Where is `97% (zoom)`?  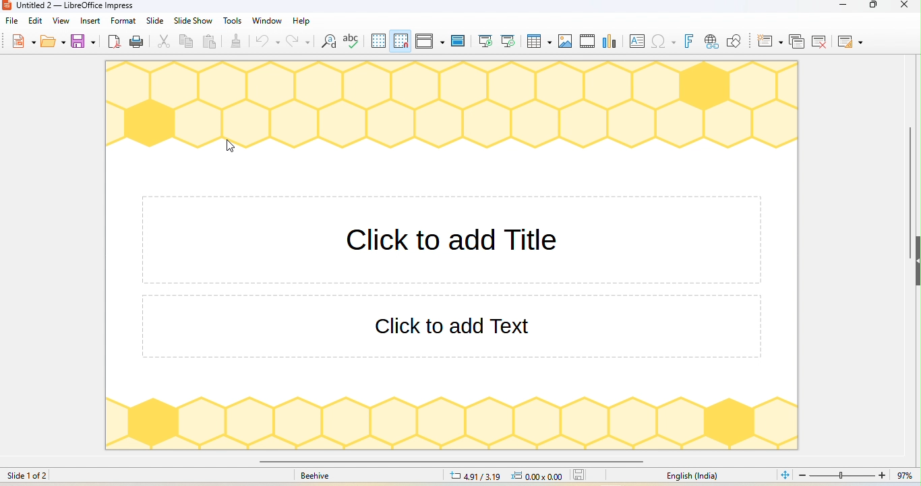 97% (zoom) is located at coordinates (854, 476).